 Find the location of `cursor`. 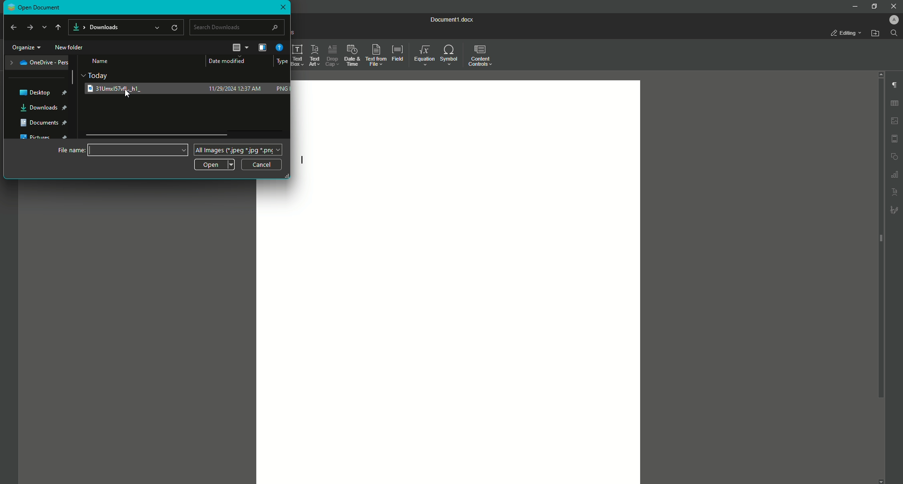

cursor is located at coordinates (123, 96).